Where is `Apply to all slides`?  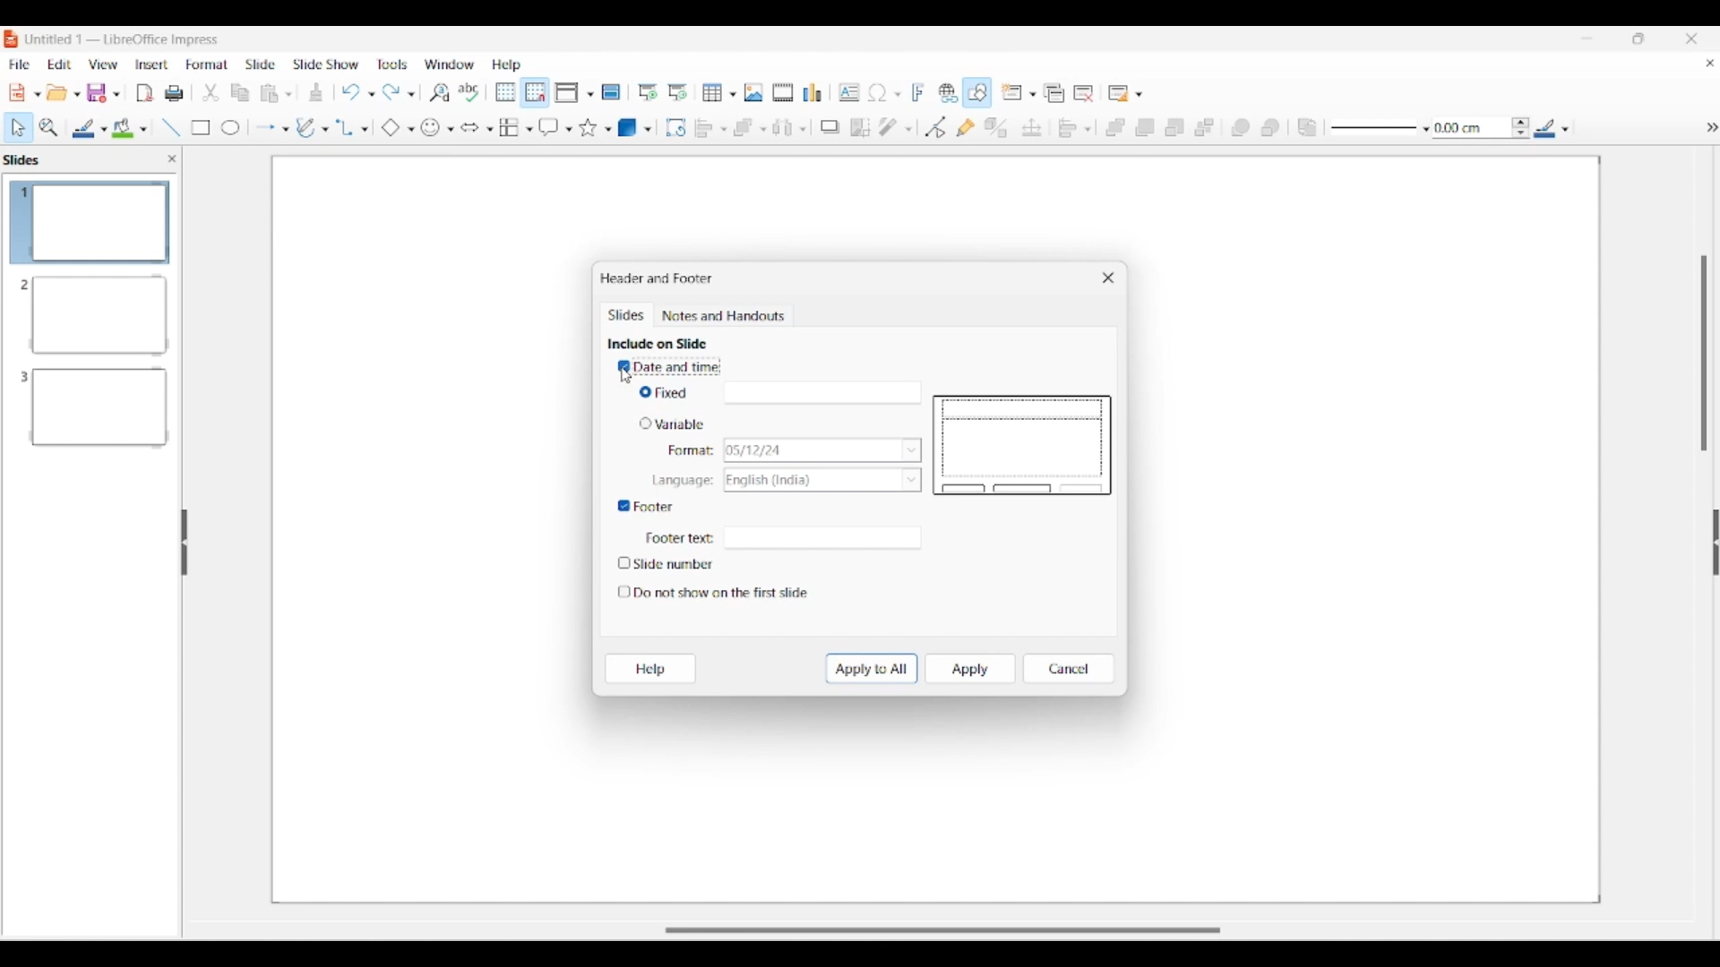
Apply to all slides is located at coordinates (872, 669).